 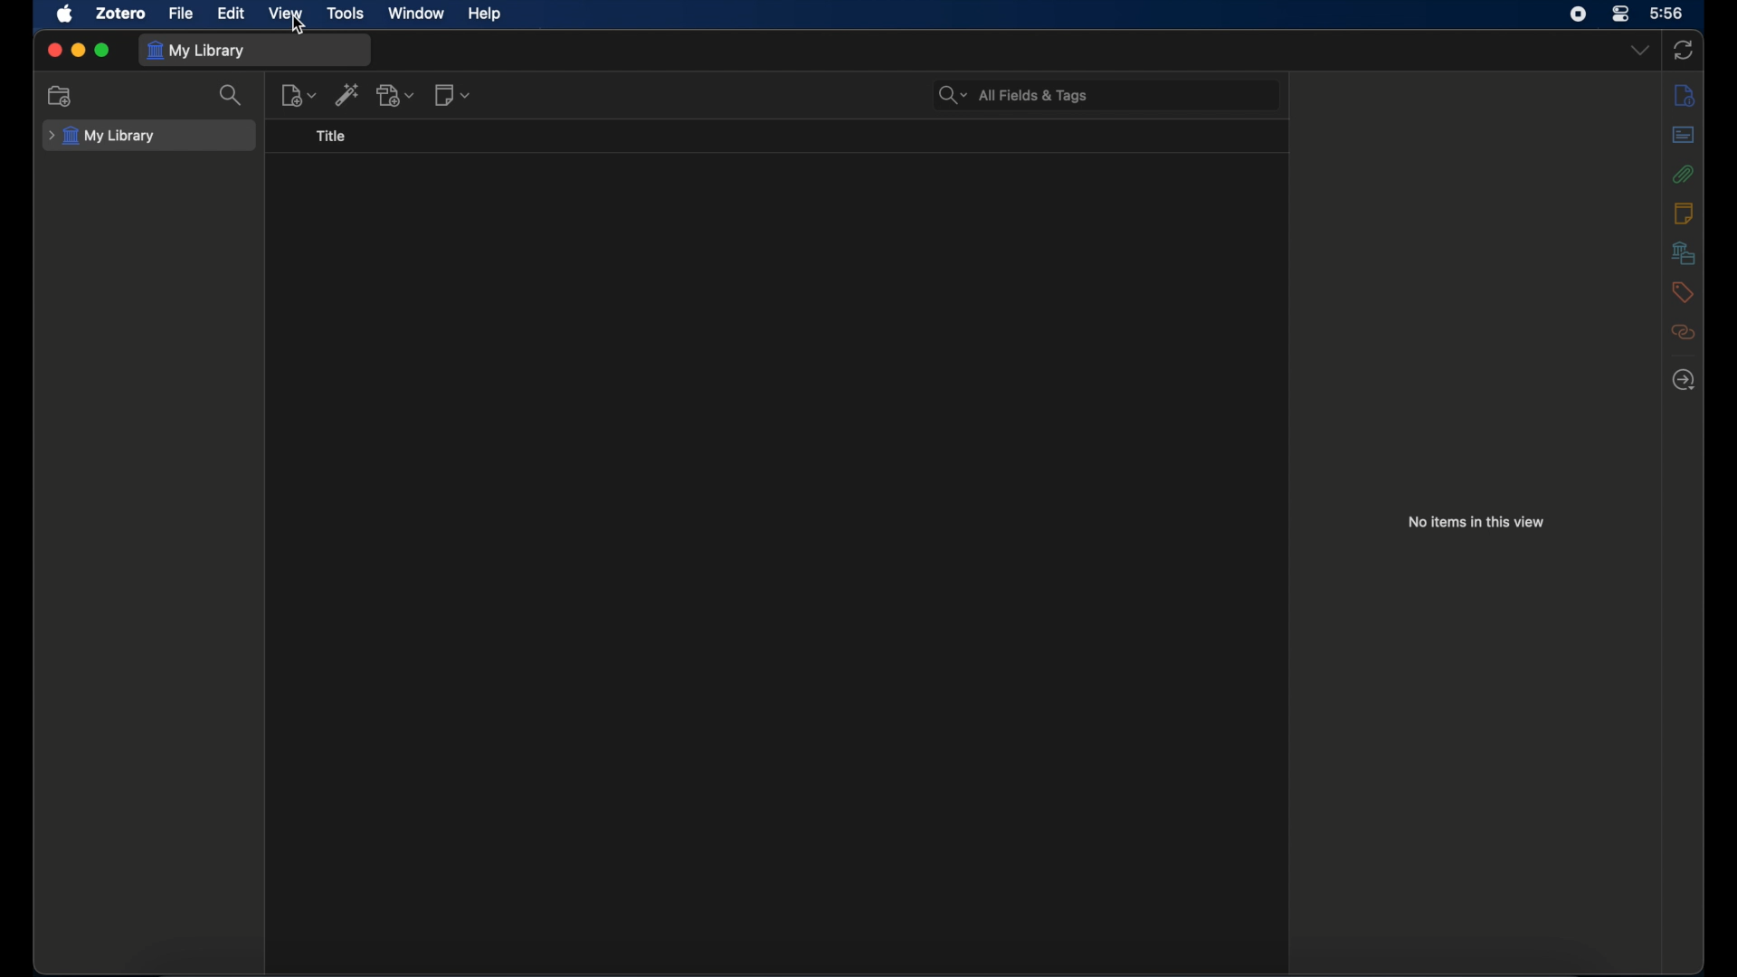 What do you see at coordinates (1013, 94) in the screenshot?
I see `search bar` at bounding box center [1013, 94].